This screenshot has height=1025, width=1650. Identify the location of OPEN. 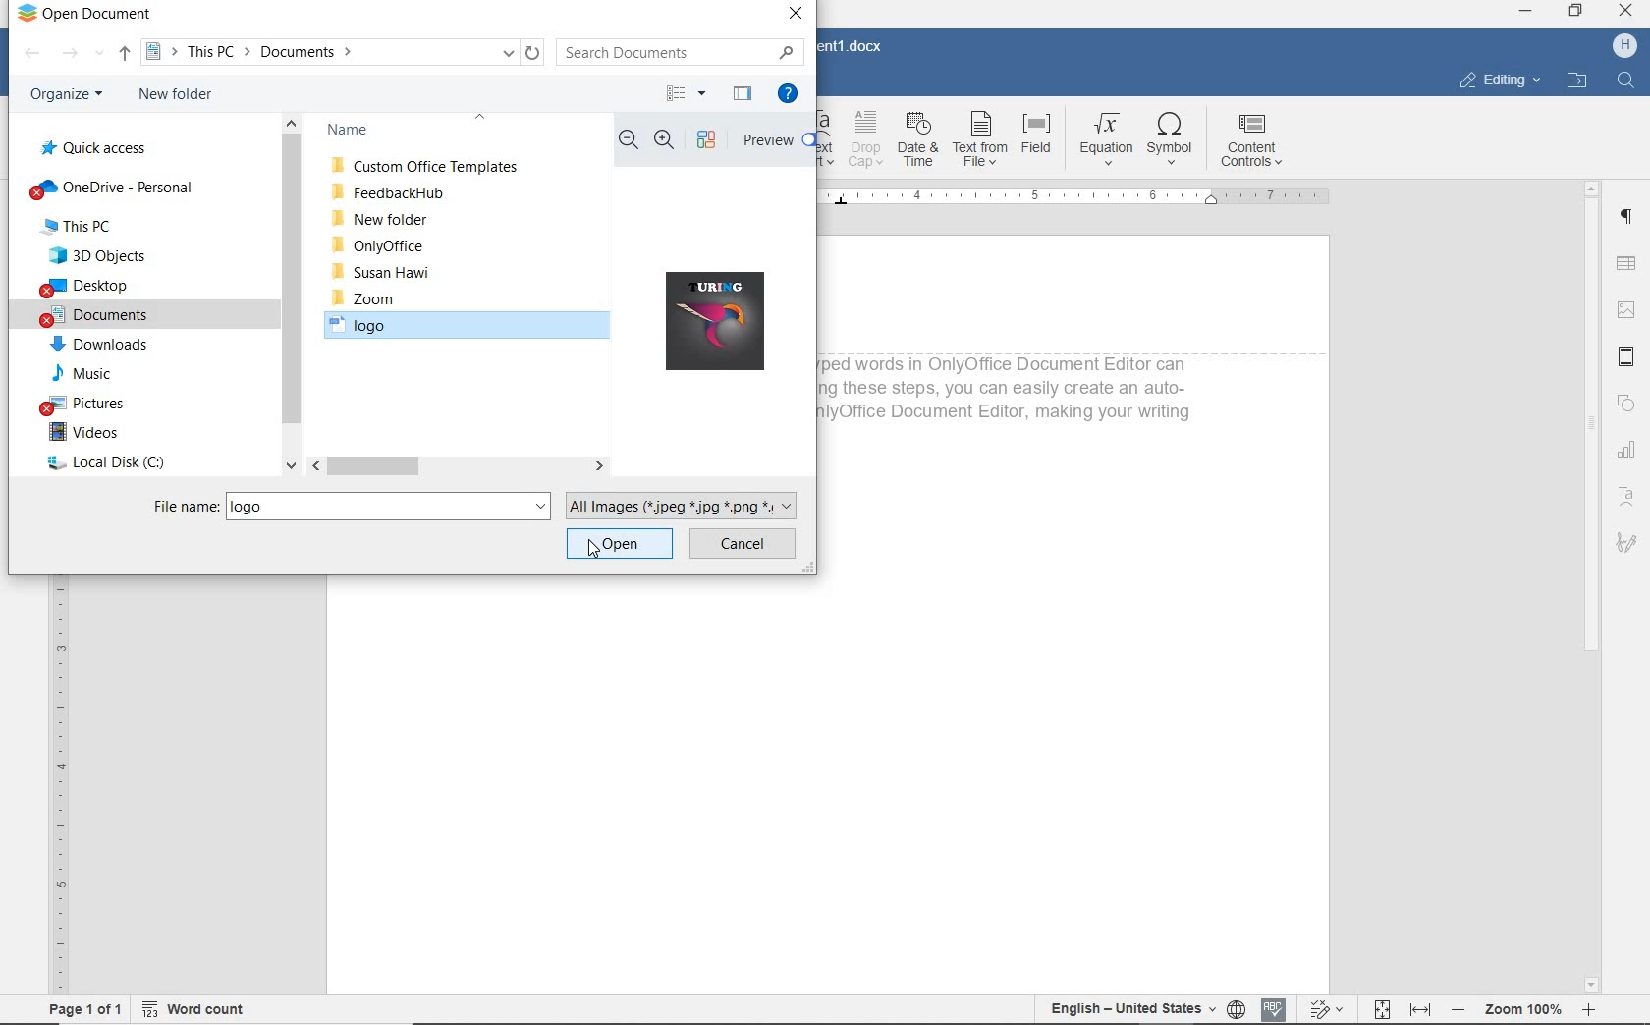
(621, 542).